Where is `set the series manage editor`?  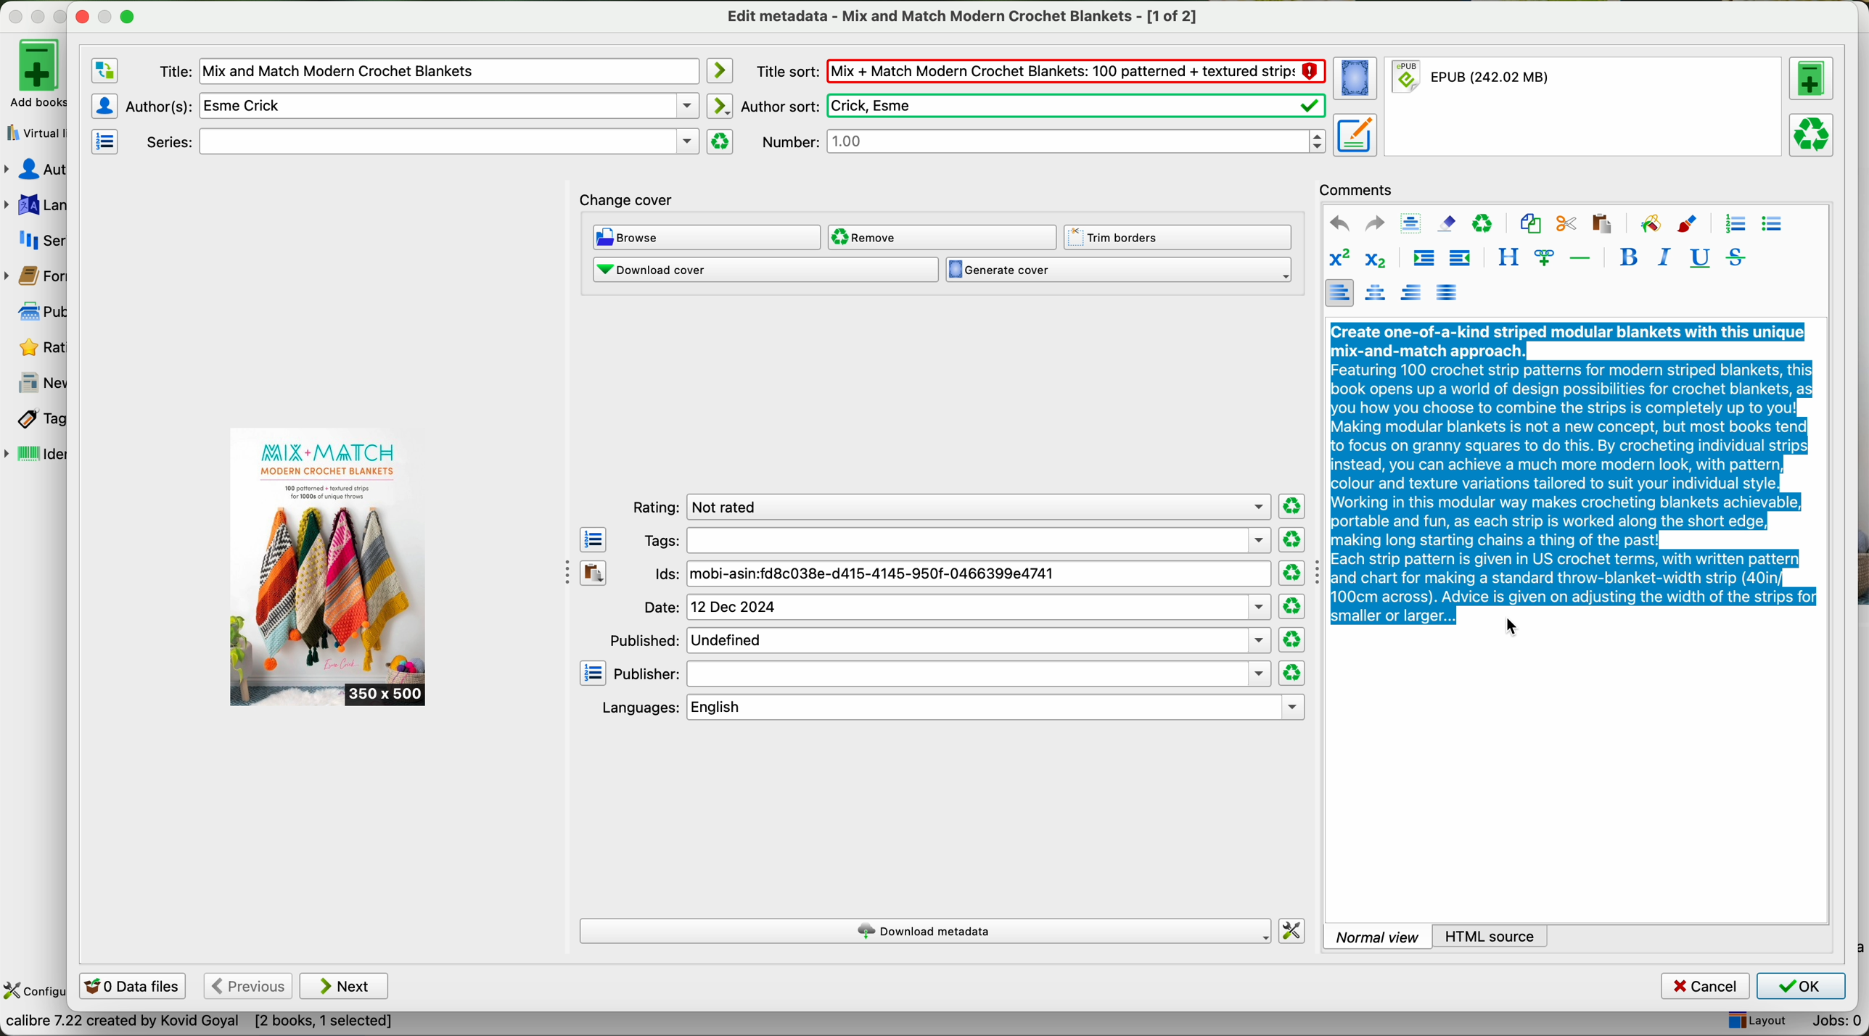
set the series manage editor is located at coordinates (103, 140).